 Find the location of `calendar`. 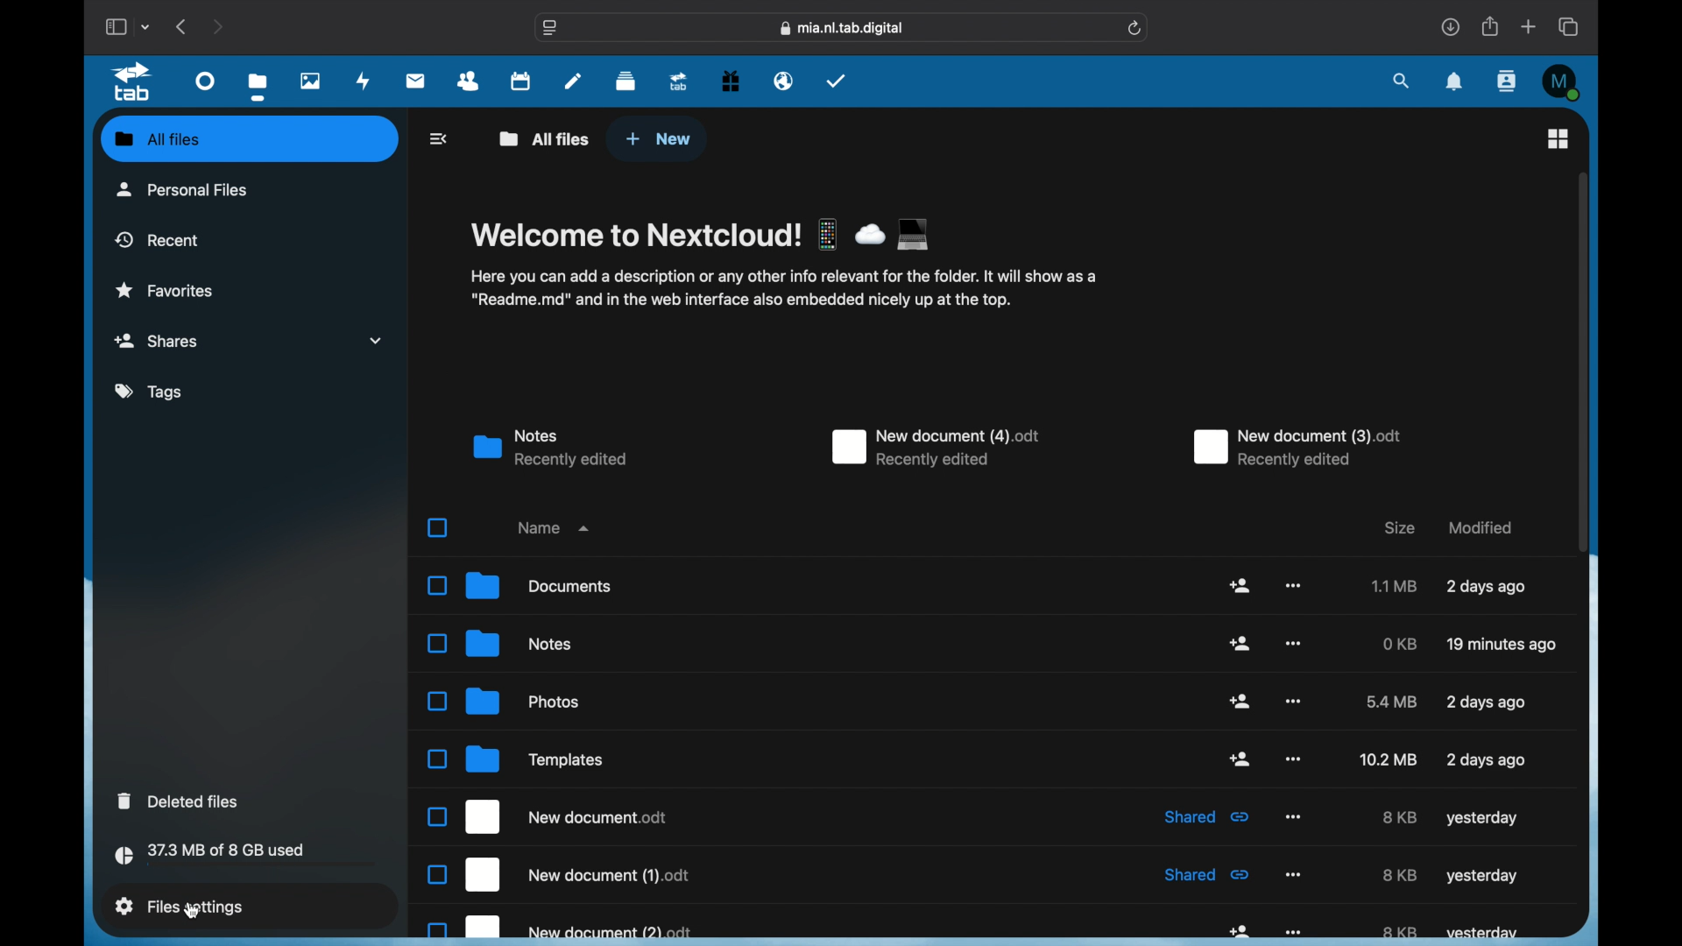

calendar is located at coordinates (522, 81).